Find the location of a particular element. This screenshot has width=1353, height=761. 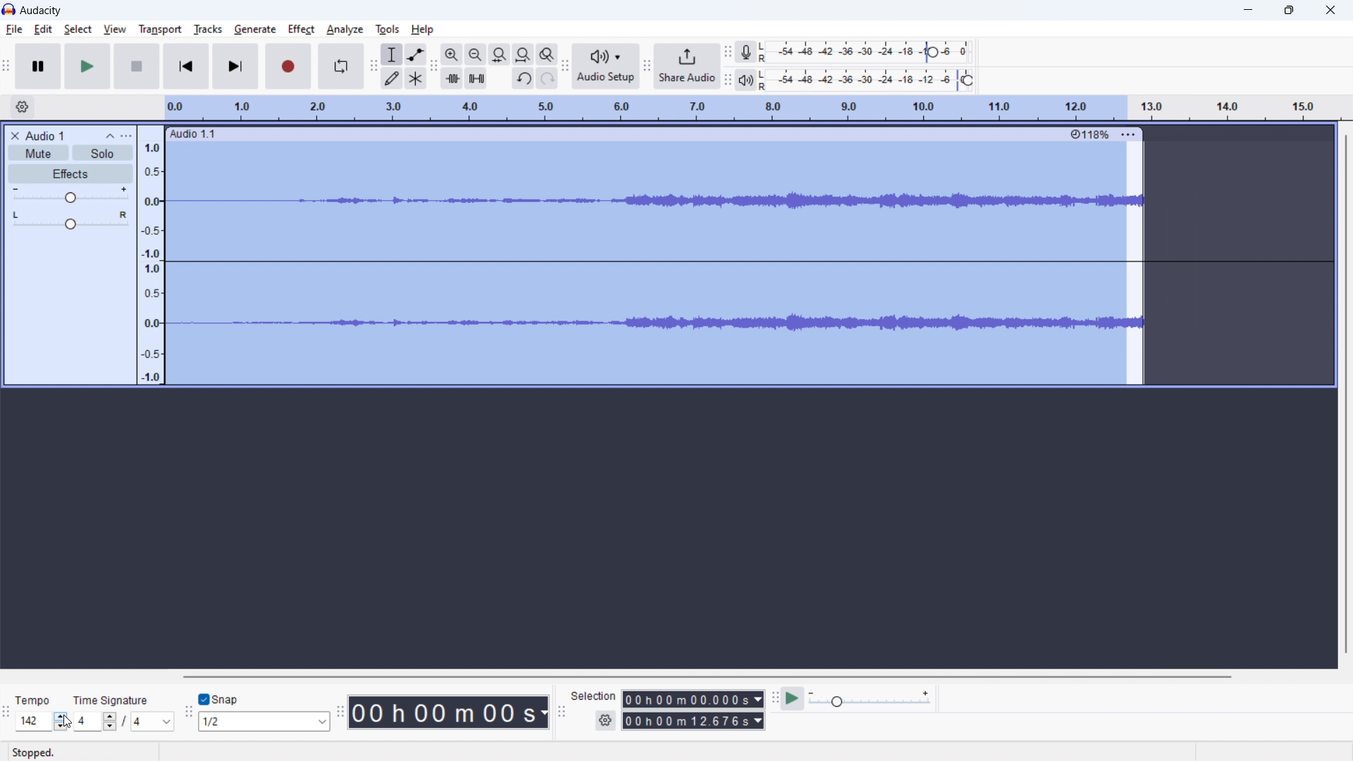

help is located at coordinates (424, 30).